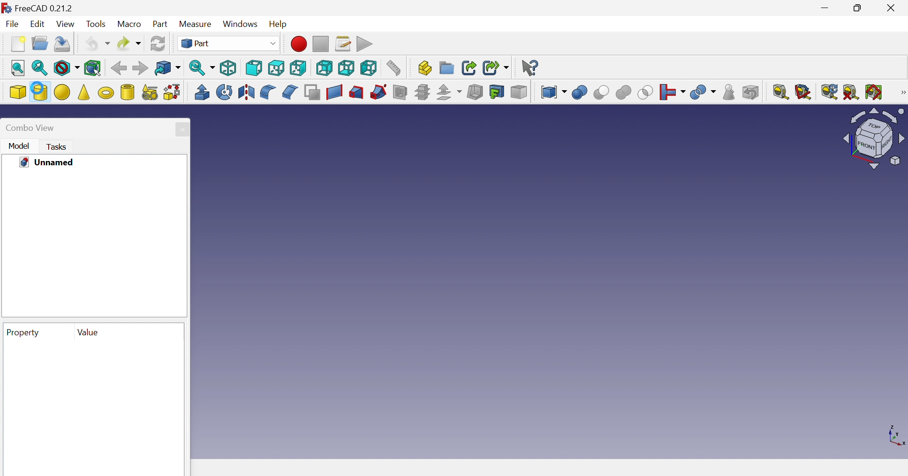 The height and width of the screenshot is (476, 908). What do you see at coordinates (497, 92) in the screenshot?
I see `Create projection on surface...` at bounding box center [497, 92].